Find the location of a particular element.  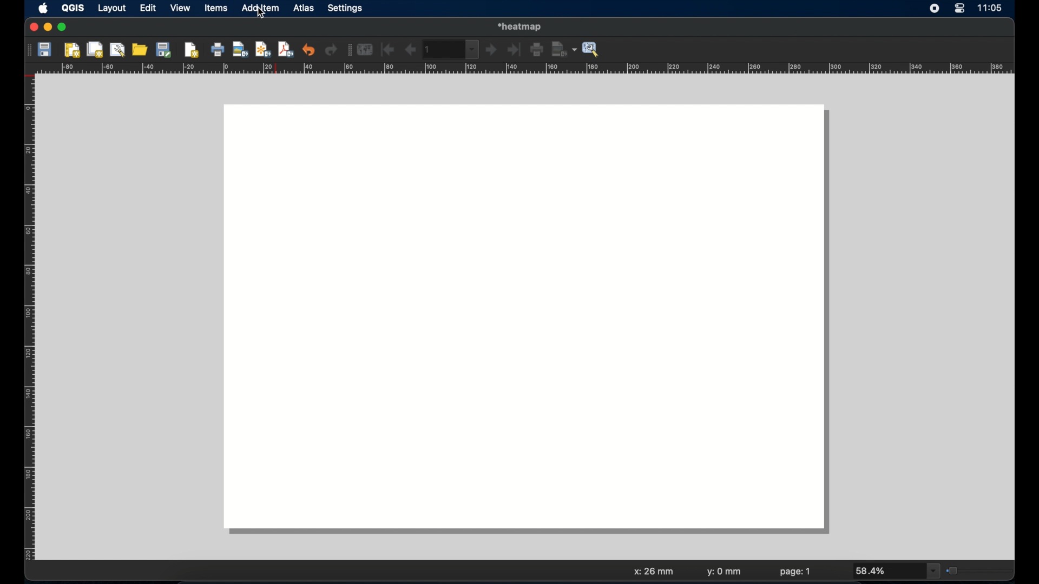

first feature is located at coordinates (388, 49).